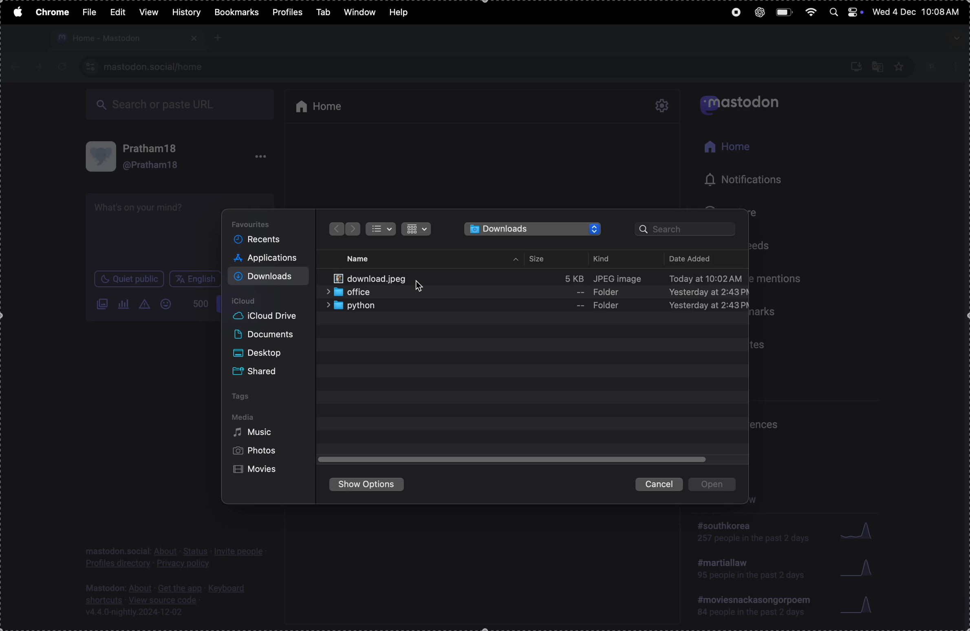 The image size is (970, 631). I want to click on cancel, so click(659, 483).